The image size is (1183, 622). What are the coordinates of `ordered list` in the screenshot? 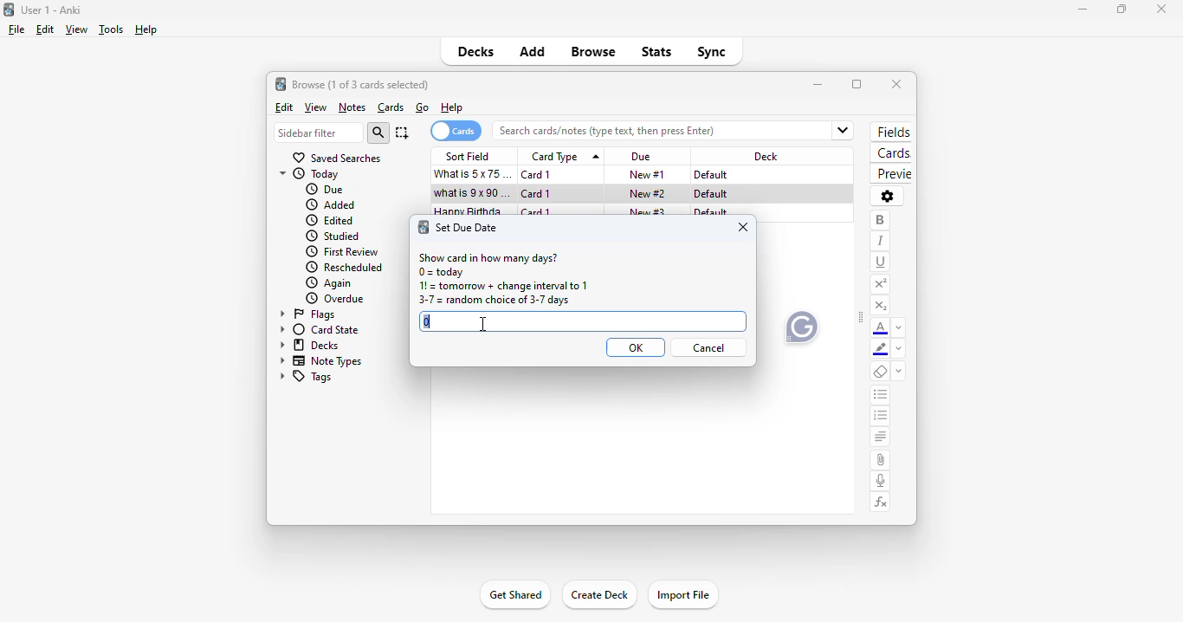 It's located at (882, 416).